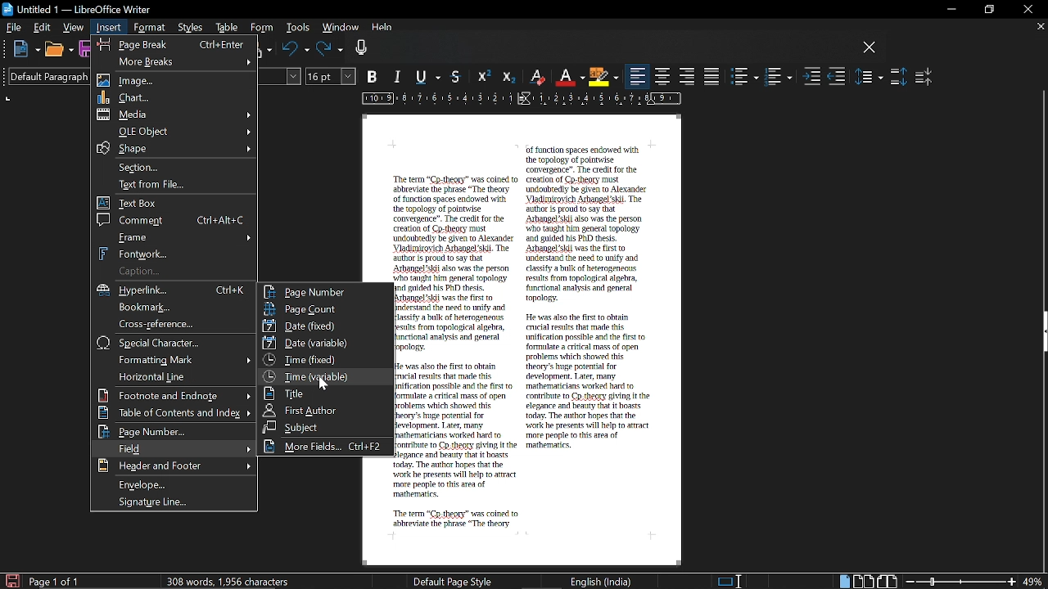 The image size is (1048, 589). I want to click on Decrease indent, so click(837, 78).